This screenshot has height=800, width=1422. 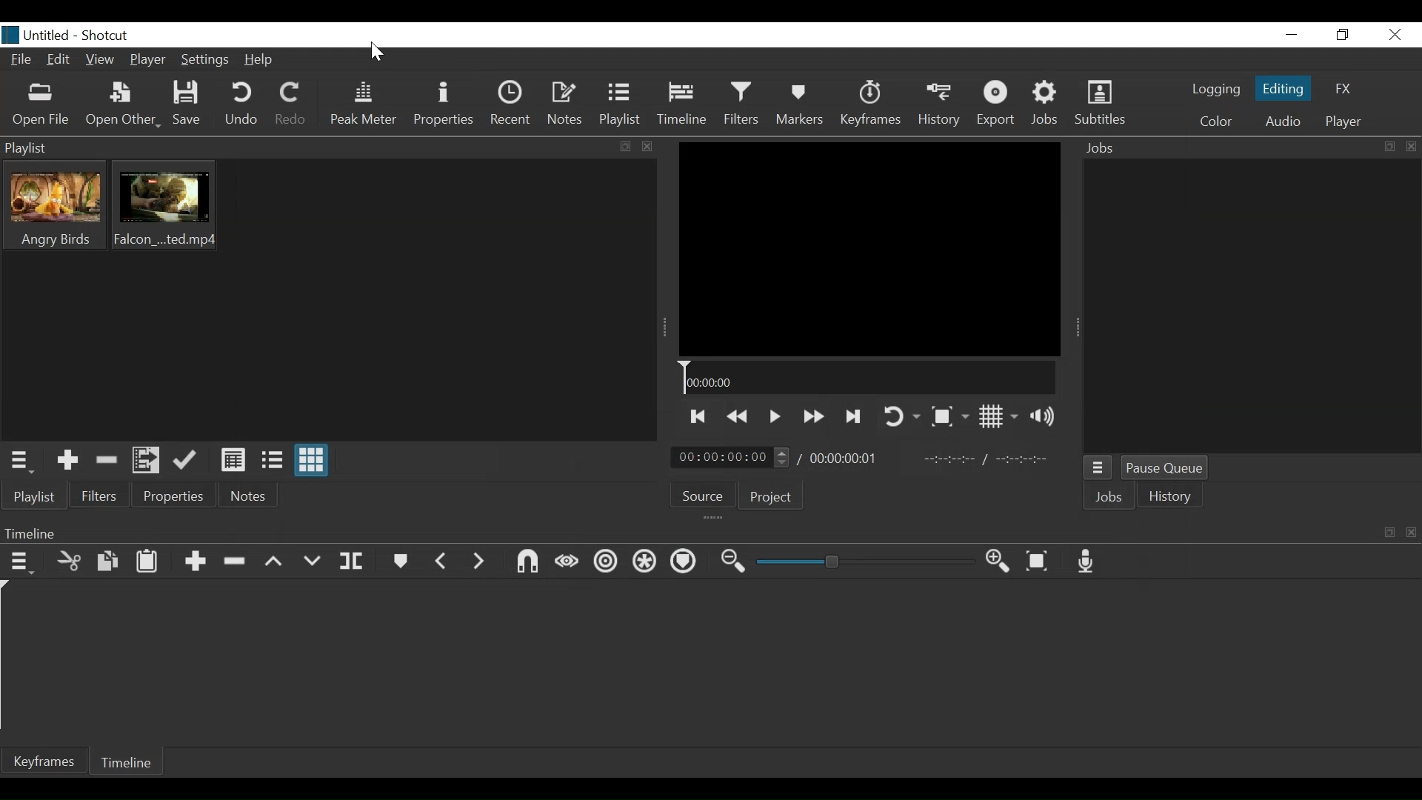 What do you see at coordinates (166, 204) in the screenshot?
I see `Clip` at bounding box center [166, 204].